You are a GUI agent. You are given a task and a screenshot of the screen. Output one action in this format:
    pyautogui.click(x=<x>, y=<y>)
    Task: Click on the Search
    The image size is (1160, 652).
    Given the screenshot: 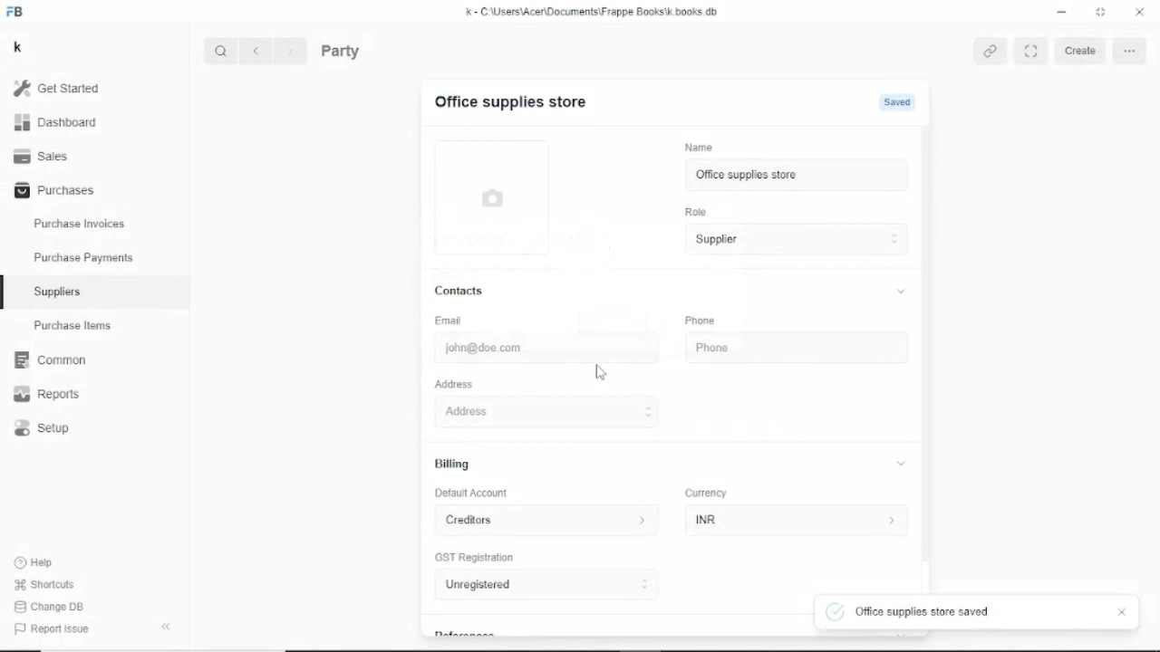 What is the action you would take?
    pyautogui.click(x=221, y=51)
    